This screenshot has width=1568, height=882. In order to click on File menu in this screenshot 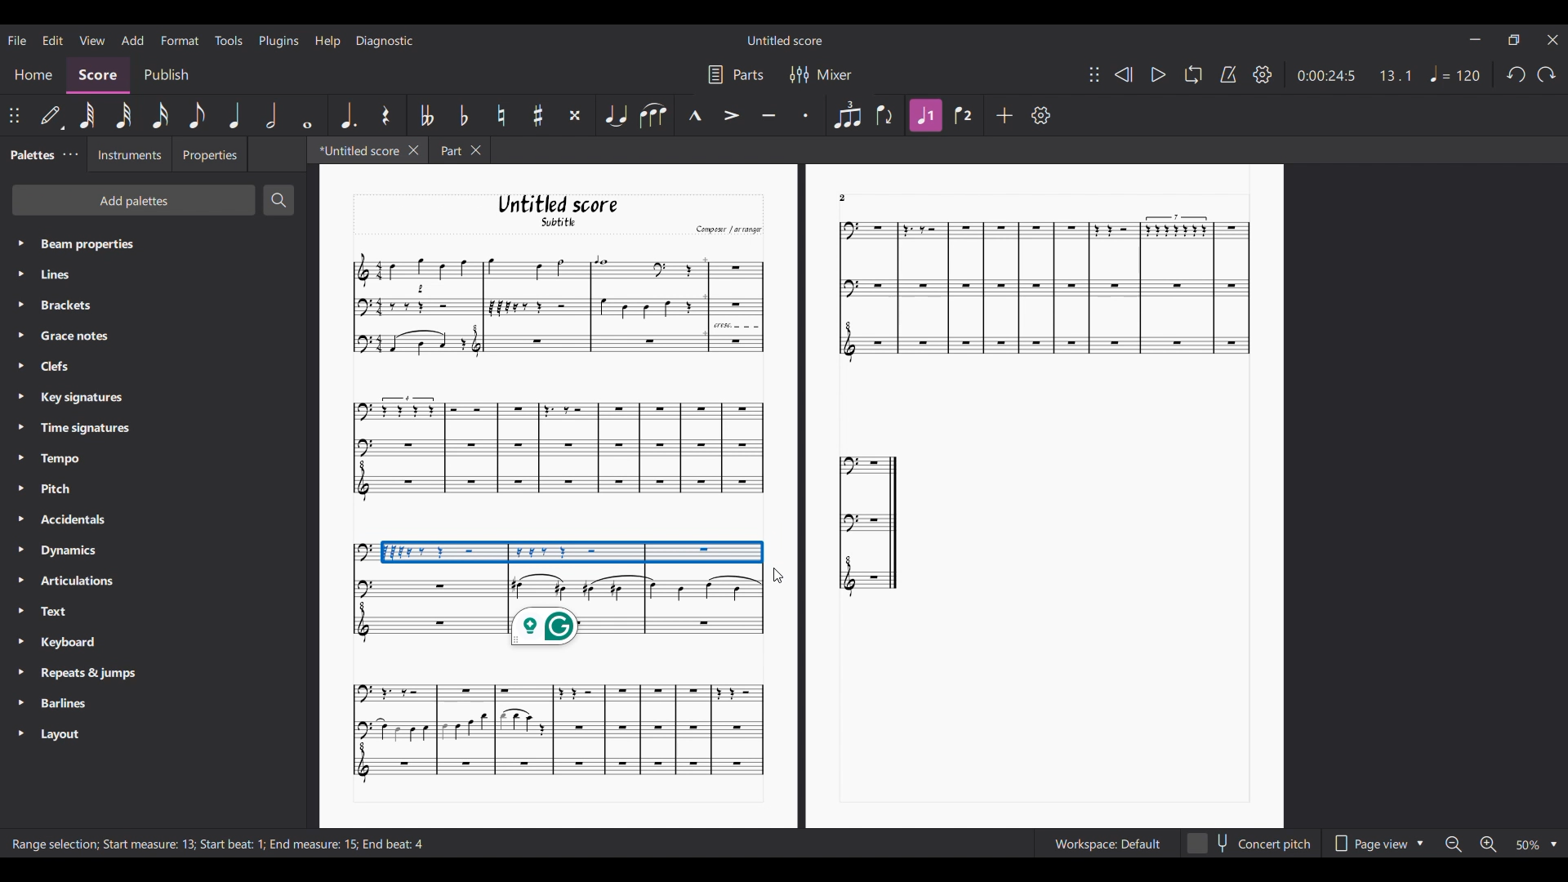, I will do `click(19, 40)`.